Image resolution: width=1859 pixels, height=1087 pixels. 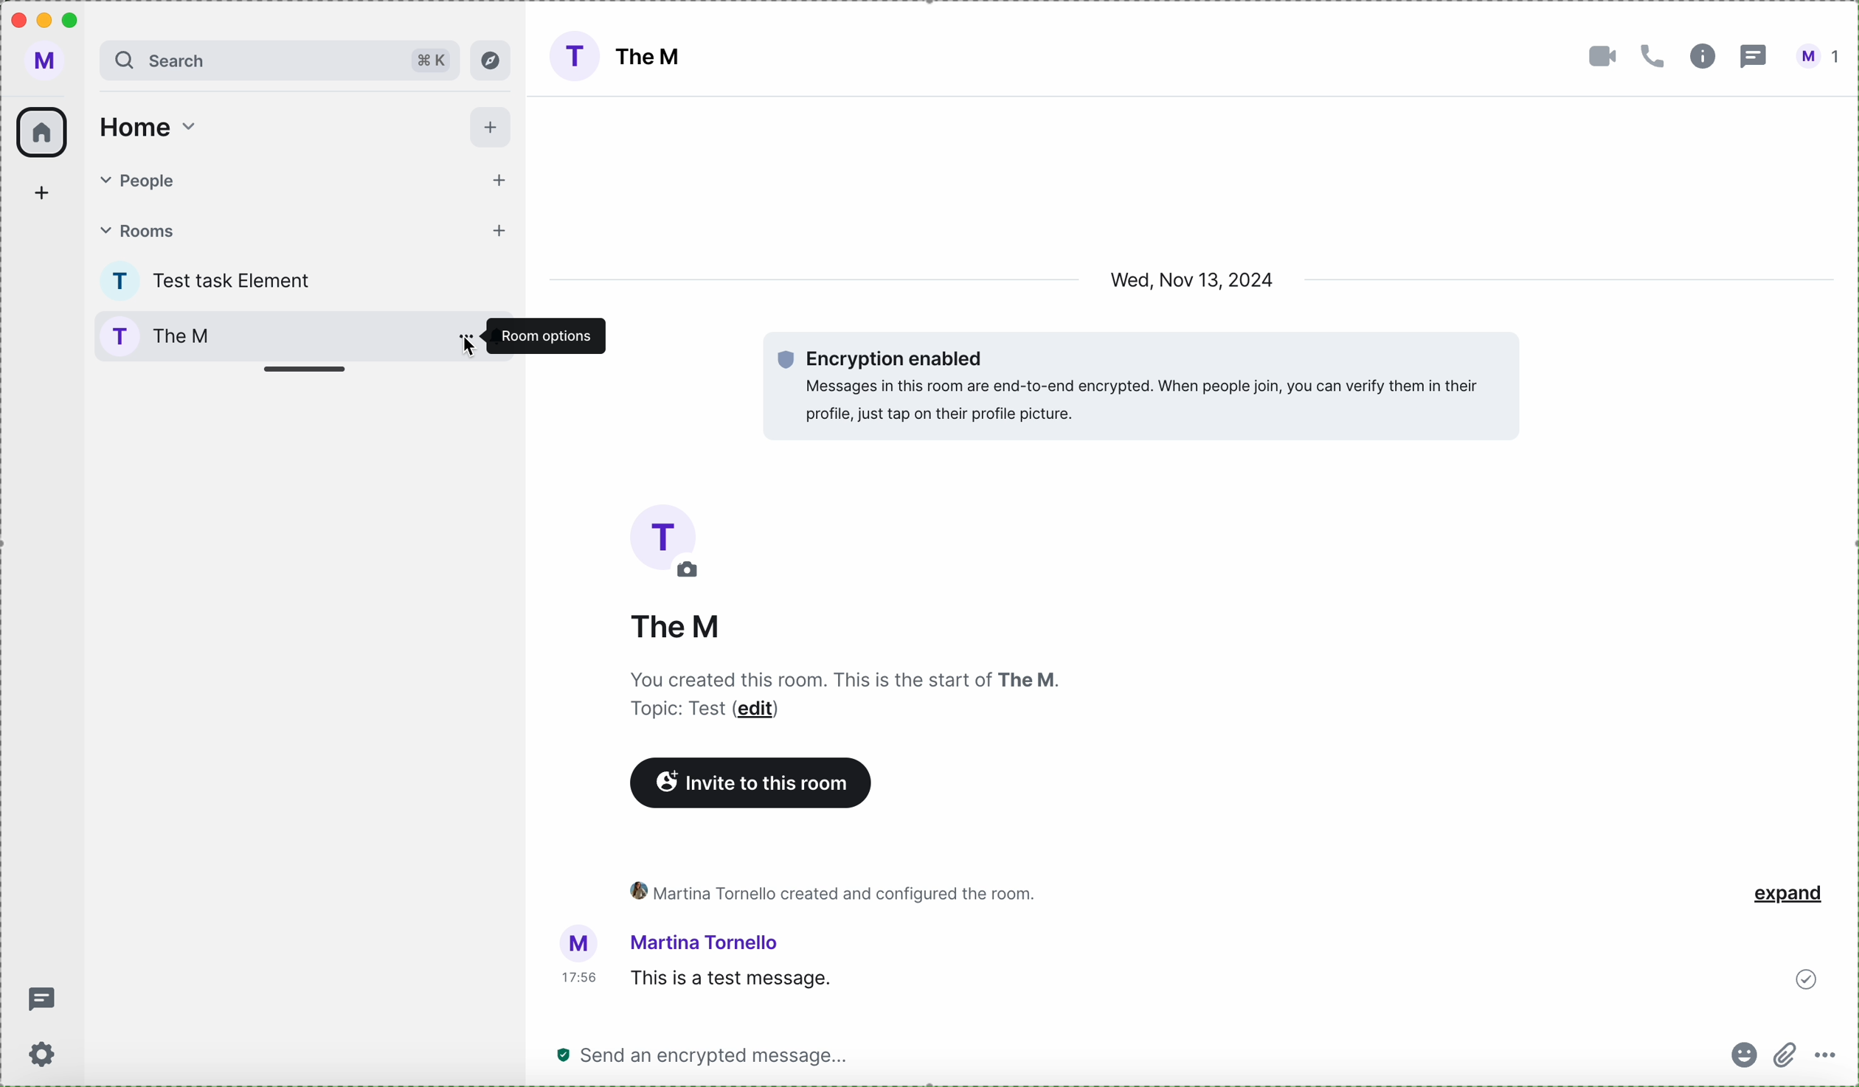 What do you see at coordinates (41, 192) in the screenshot?
I see `add` at bounding box center [41, 192].